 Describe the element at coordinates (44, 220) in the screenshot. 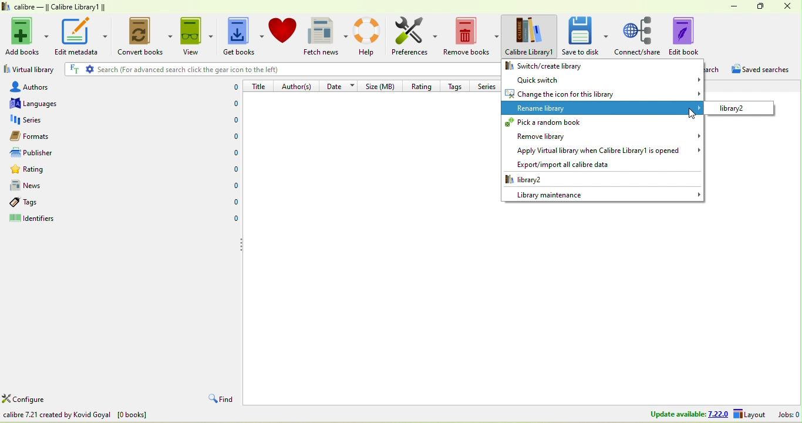

I see `identifiers` at that location.